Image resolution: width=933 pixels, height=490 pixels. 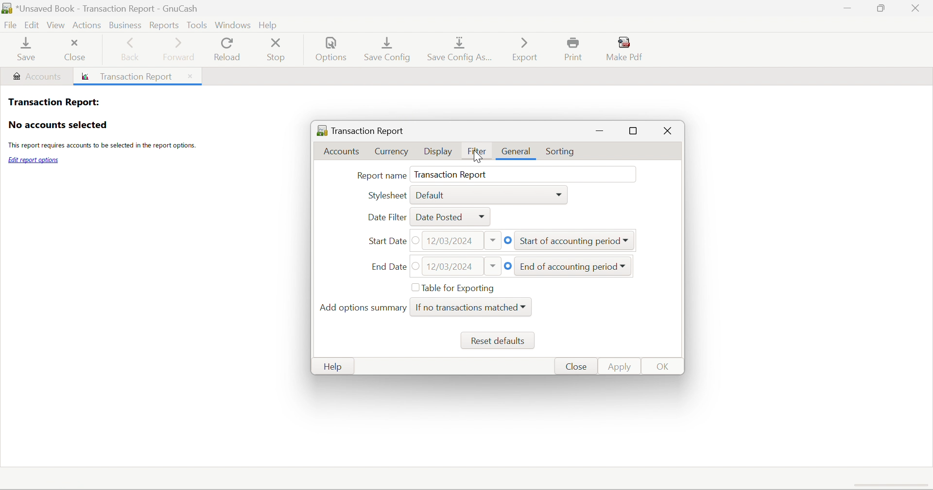 What do you see at coordinates (278, 50) in the screenshot?
I see `Stop` at bounding box center [278, 50].